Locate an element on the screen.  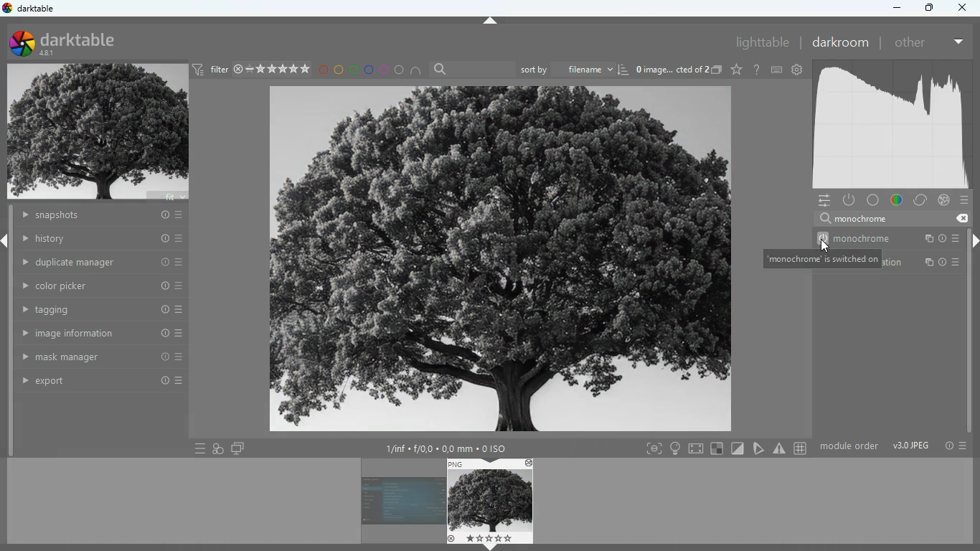
keyboard is located at coordinates (776, 70).